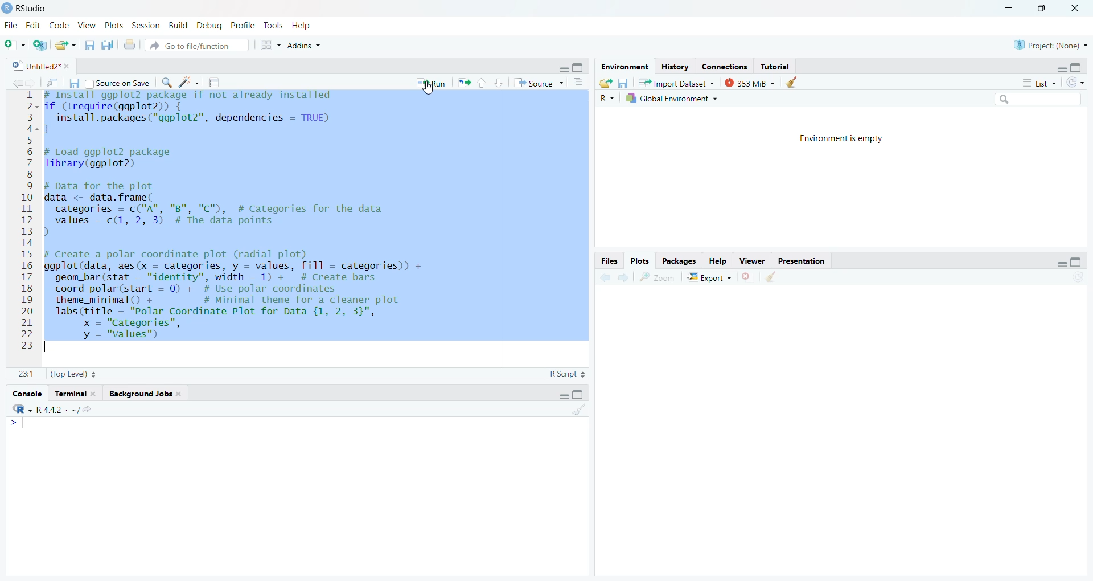  I want to click on workspace pane, so click(272, 45).